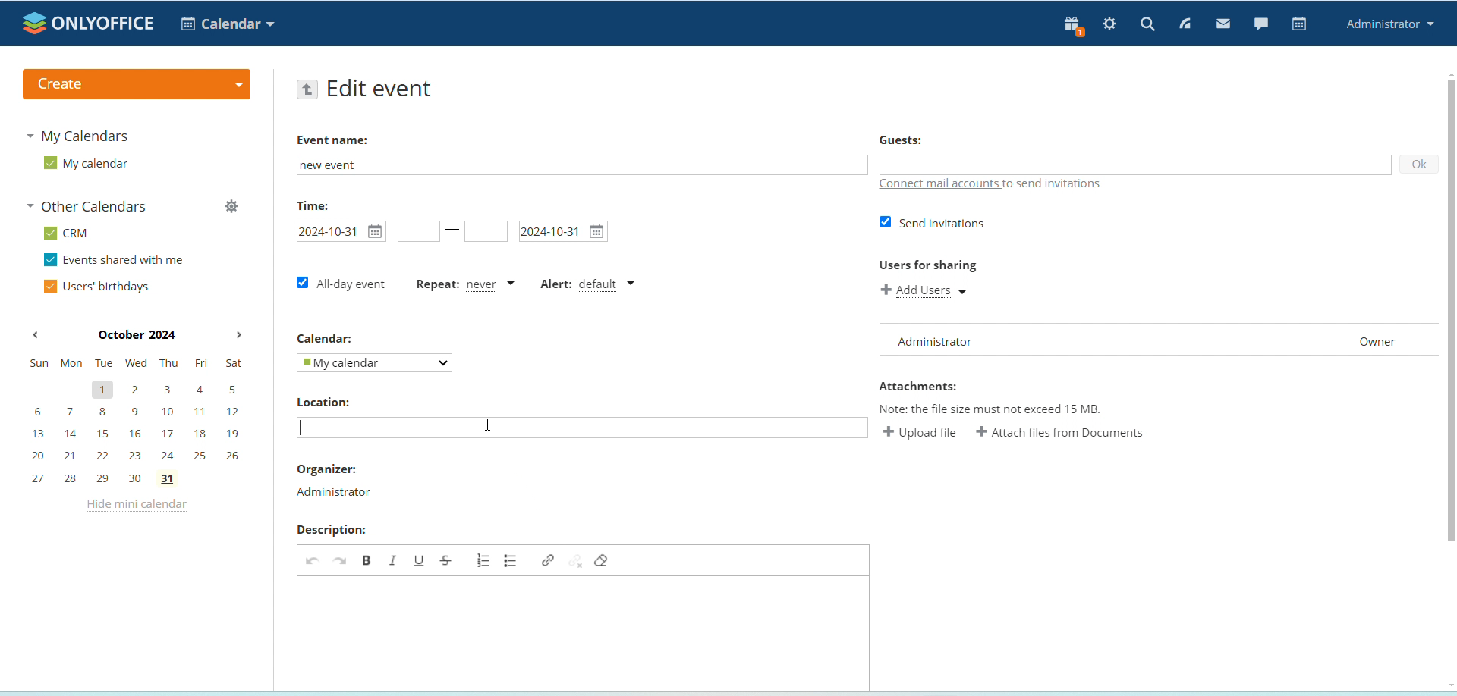 This screenshot has width=1457, height=696. Describe the element at coordinates (580, 165) in the screenshot. I see `edit event name` at that location.